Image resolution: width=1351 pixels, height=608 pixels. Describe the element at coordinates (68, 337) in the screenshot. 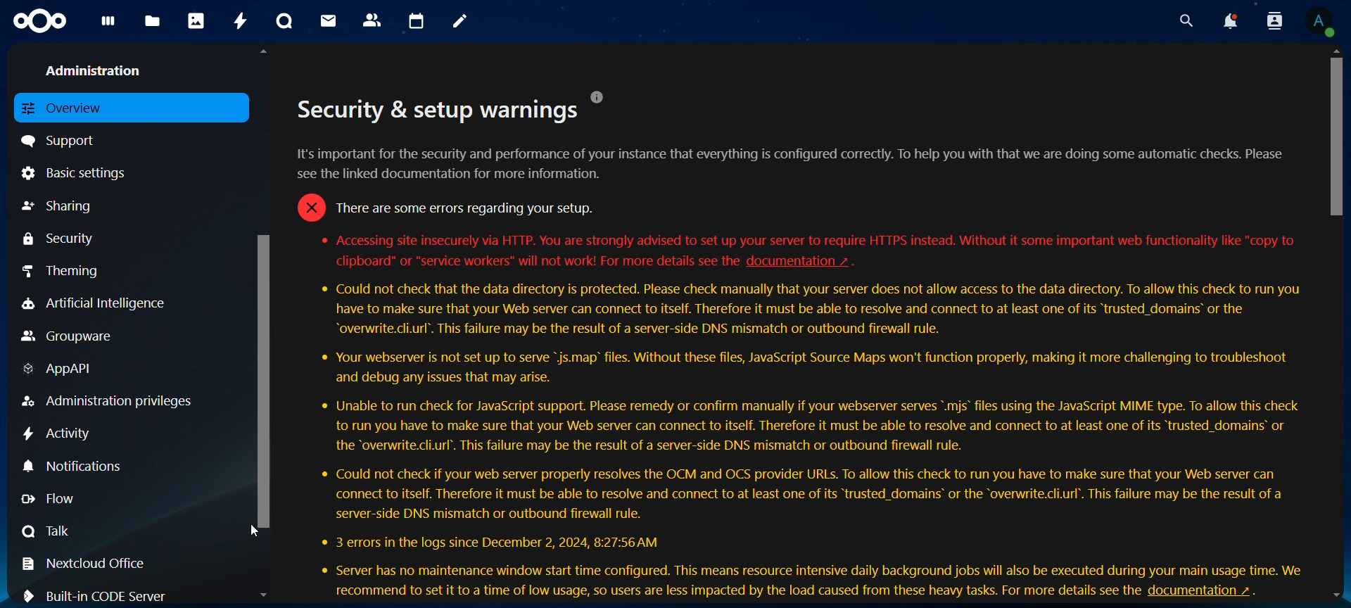

I see `groupware` at that location.